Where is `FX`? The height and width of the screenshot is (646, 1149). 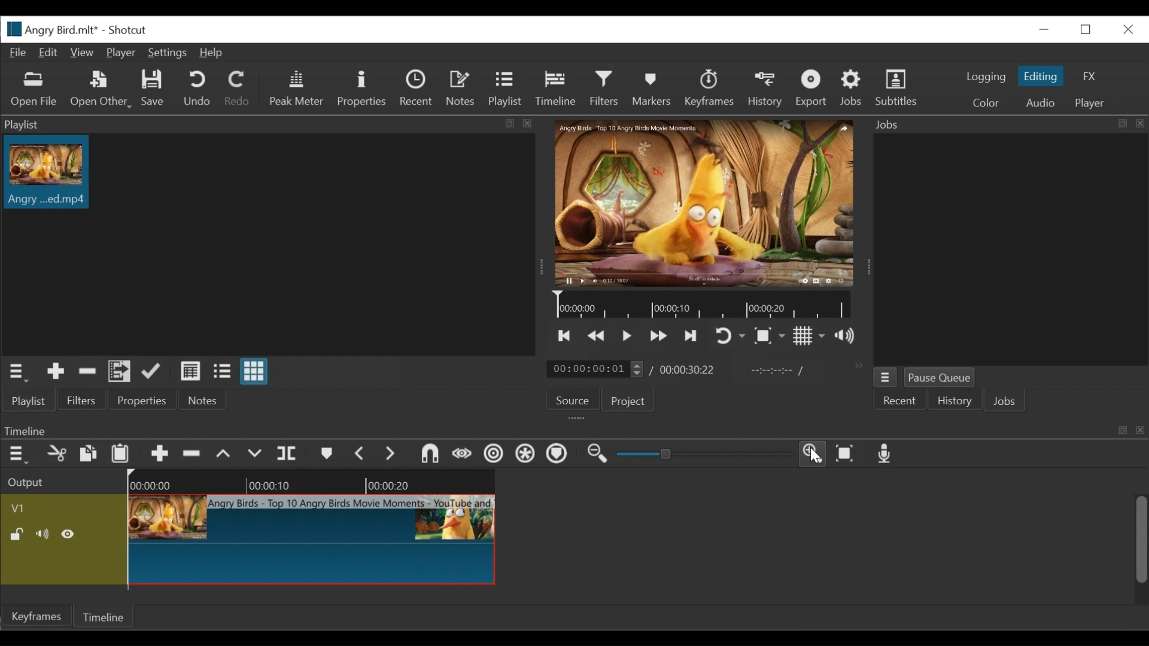 FX is located at coordinates (1093, 78).